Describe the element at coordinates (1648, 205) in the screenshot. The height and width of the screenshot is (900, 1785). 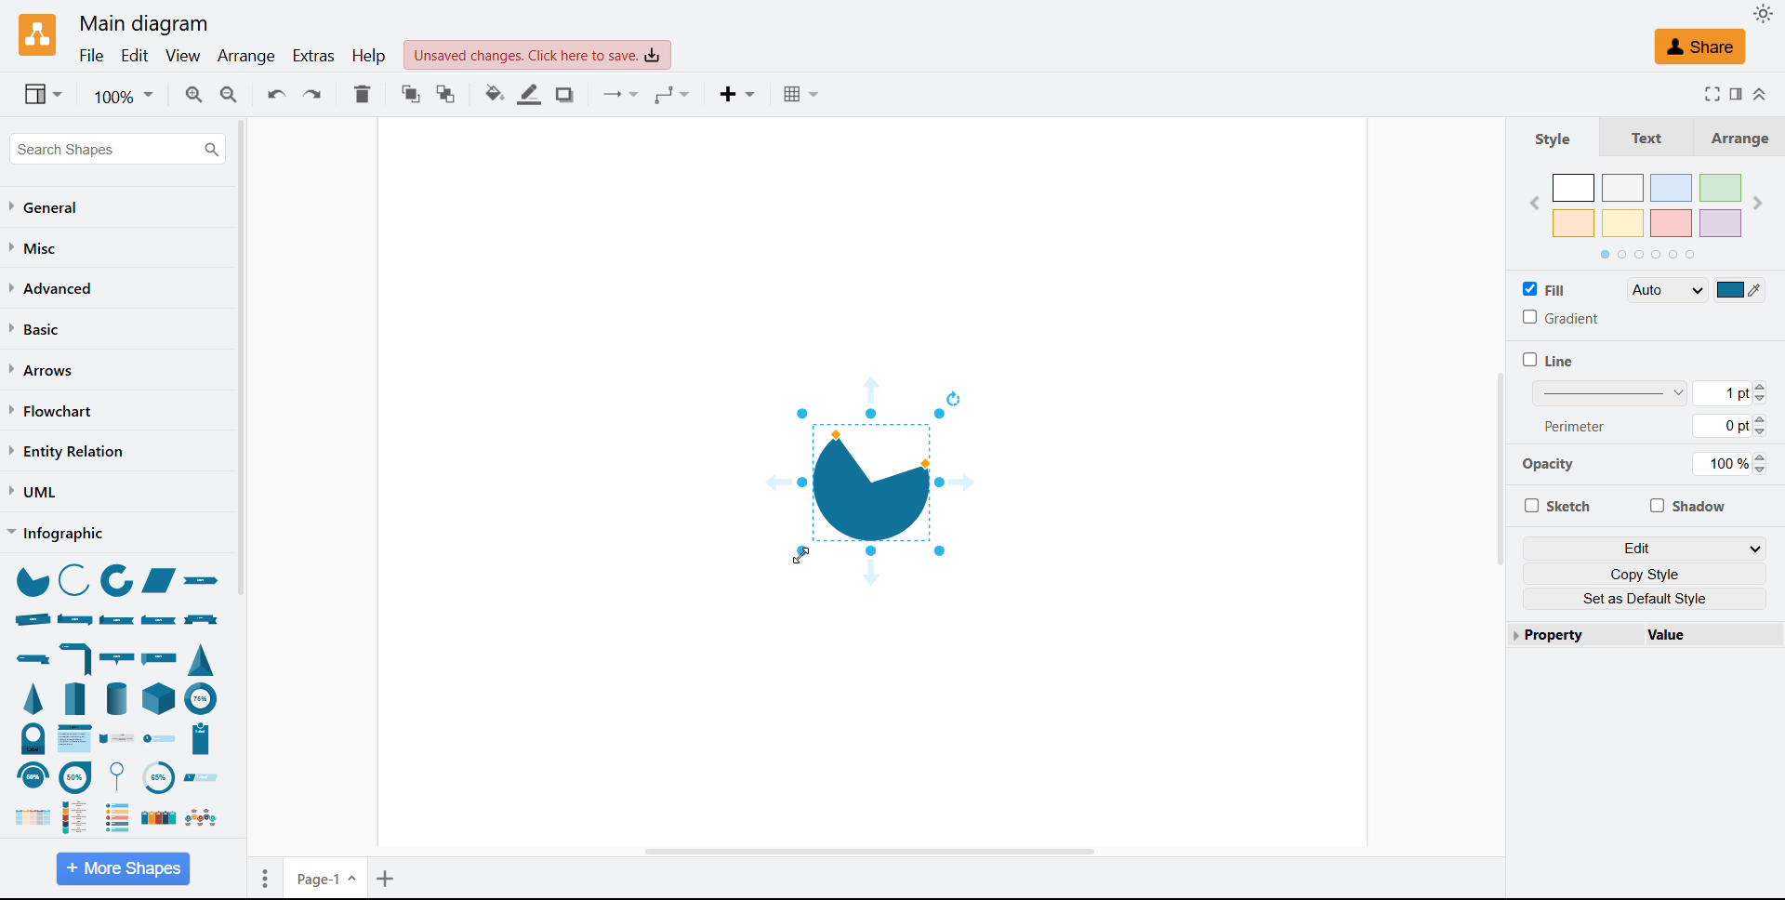
I see `Colour palettes ` at that location.